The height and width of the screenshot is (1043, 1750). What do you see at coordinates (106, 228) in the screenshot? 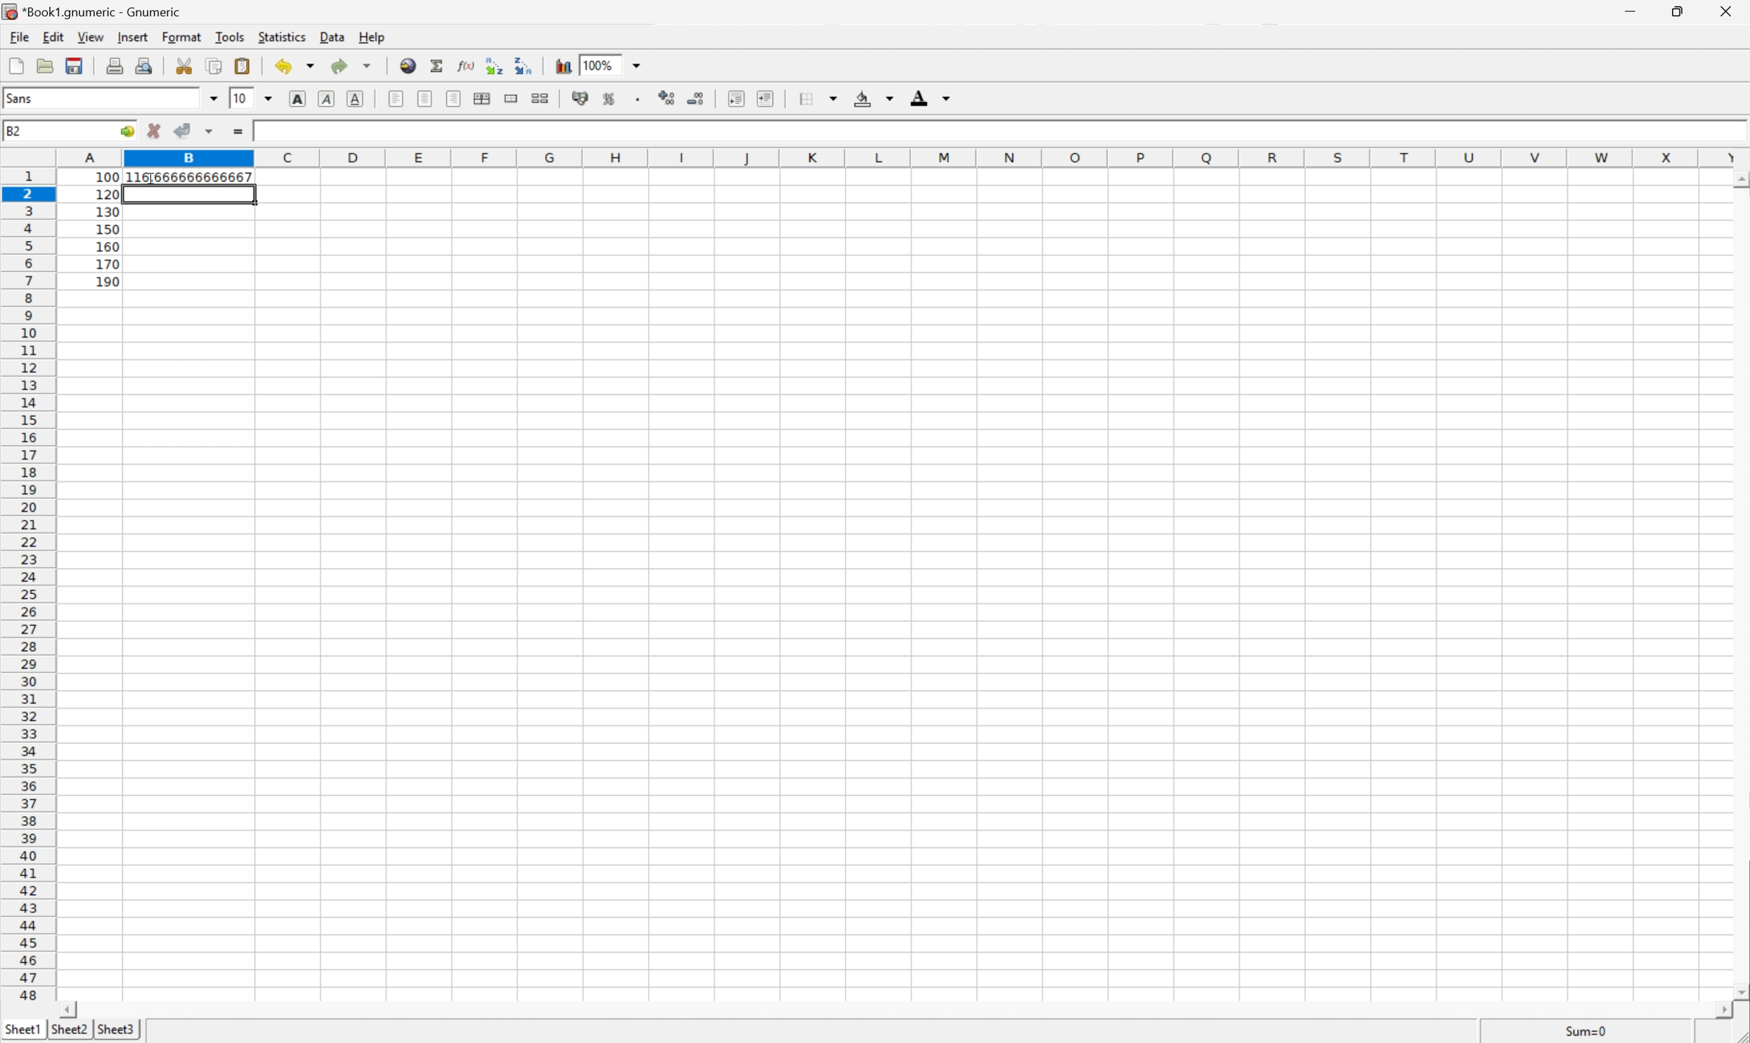
I see `150` at bounding box center [106, 228].